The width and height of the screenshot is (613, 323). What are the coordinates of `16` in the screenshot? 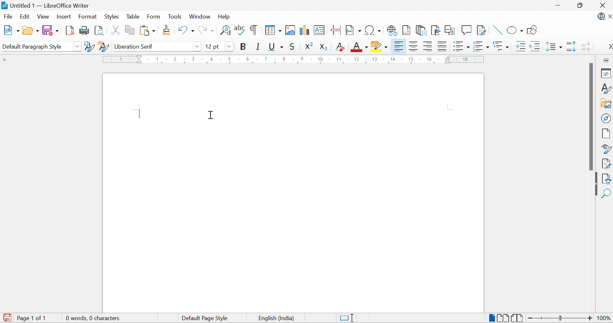 It's located at (429, 59).